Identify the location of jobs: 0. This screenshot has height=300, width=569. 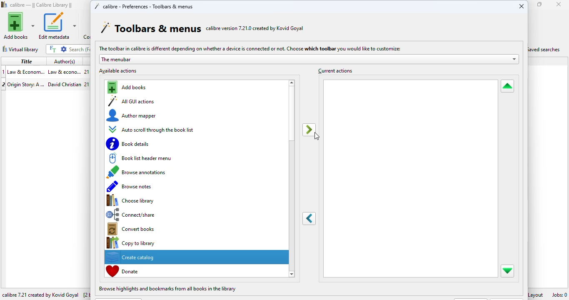
(559, 295).